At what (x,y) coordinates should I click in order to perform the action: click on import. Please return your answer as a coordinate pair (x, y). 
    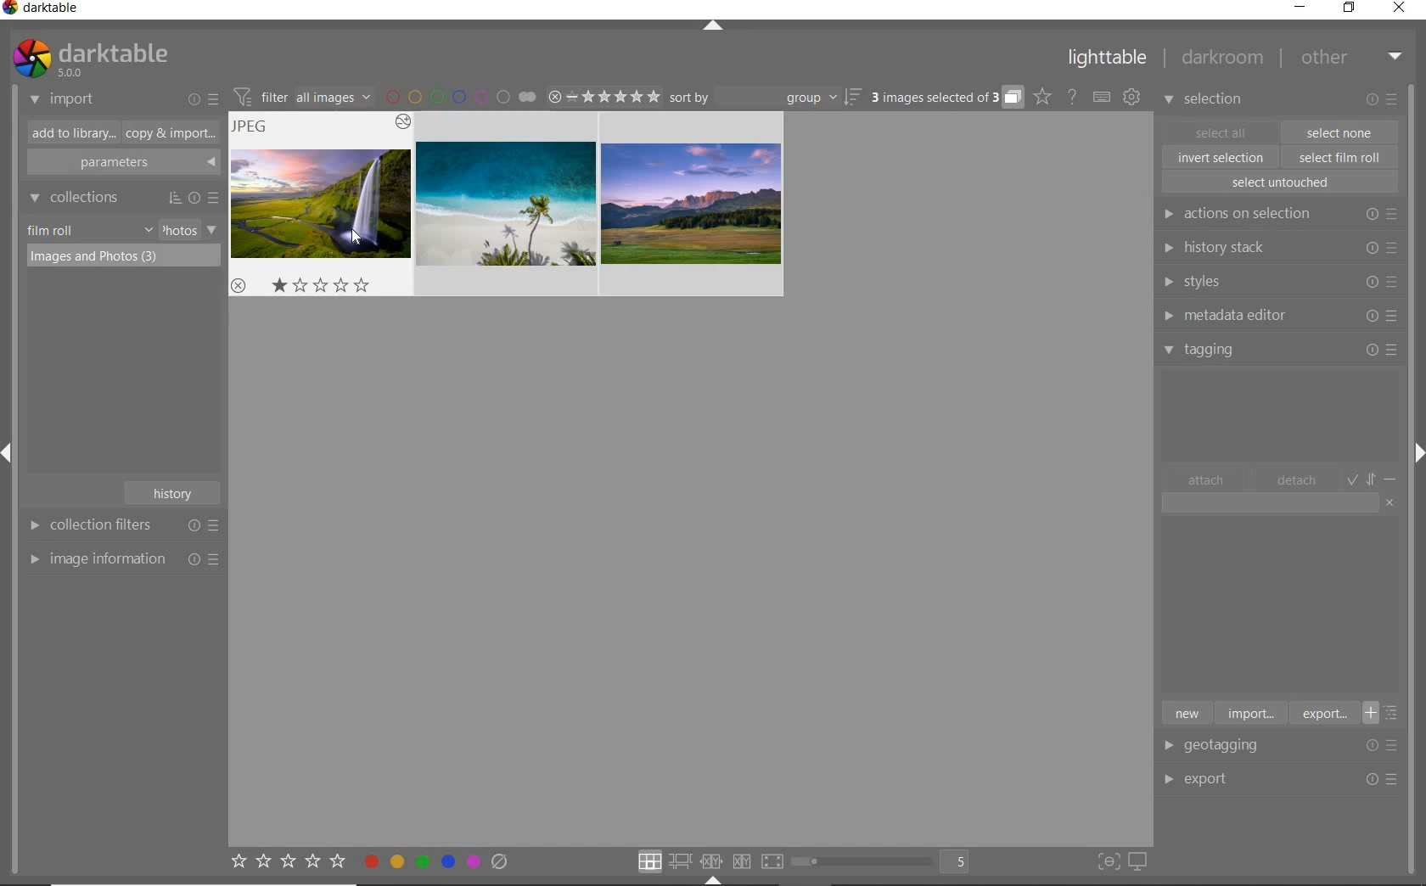
    Looking at the image, I should click on (63, 100).